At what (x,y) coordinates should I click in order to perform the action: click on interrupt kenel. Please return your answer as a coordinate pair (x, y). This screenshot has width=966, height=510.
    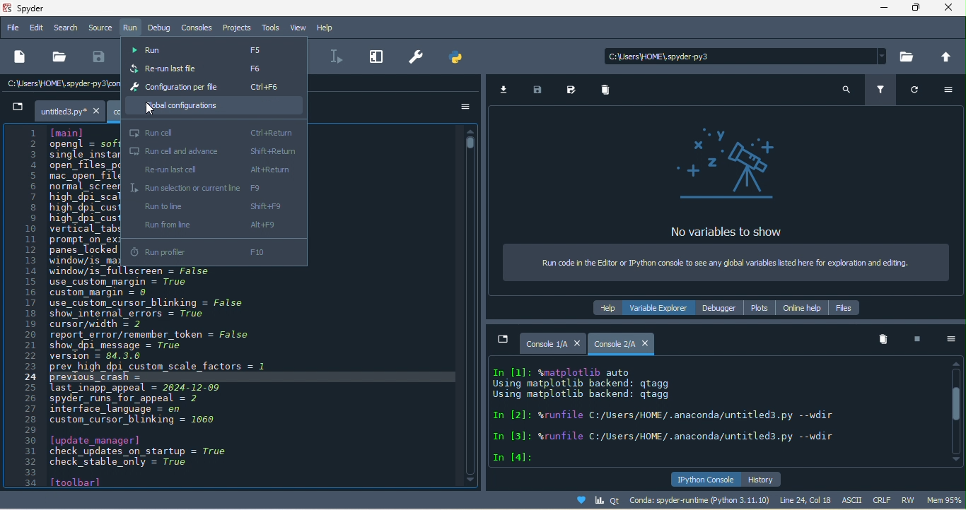
    Looking at the image, I should click on (912, 341).